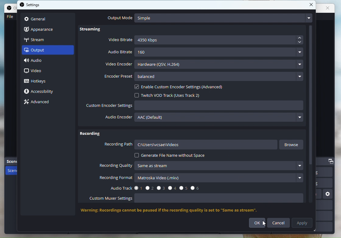 This screenshot has width=341, height=238. Describe the element at coordinates (175, 211) in the screenshot. I see `Warning` at that location.